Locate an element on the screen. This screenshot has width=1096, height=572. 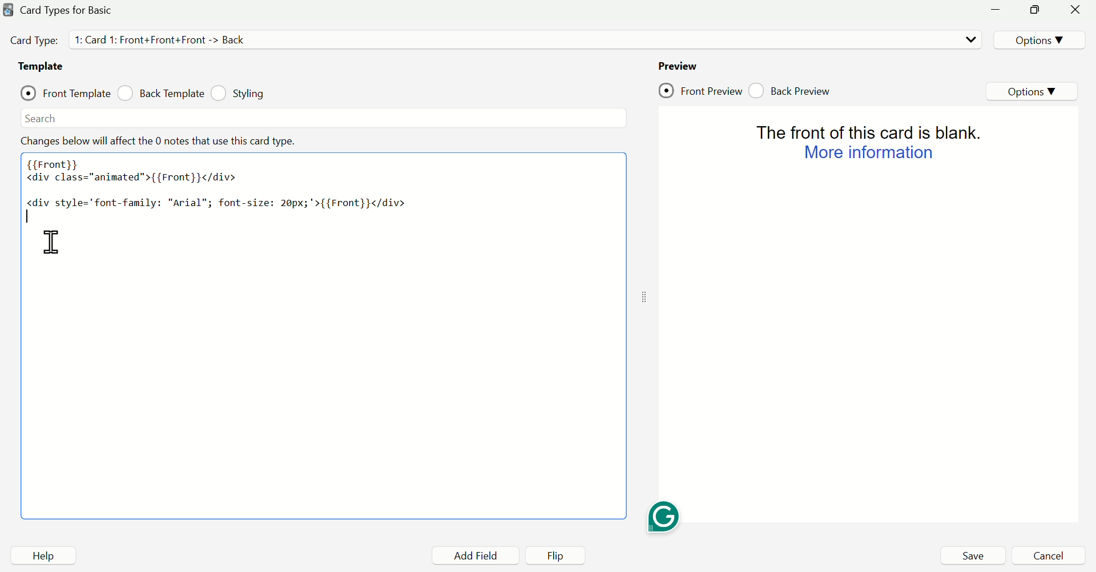
Front Template Editor code for print "The front of this card is blank." is located at coordinates (328, 340).